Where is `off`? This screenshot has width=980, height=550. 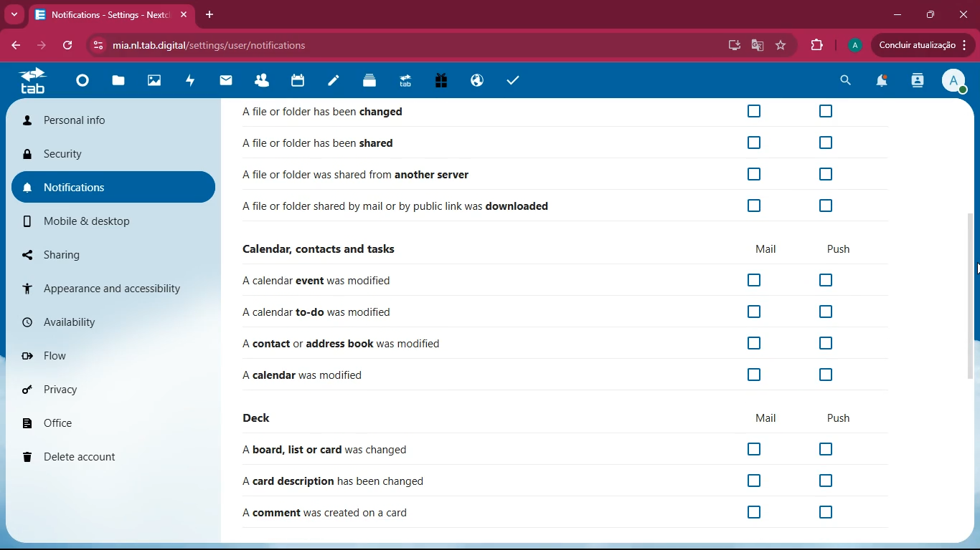 off is located at coordinates (751, 344).